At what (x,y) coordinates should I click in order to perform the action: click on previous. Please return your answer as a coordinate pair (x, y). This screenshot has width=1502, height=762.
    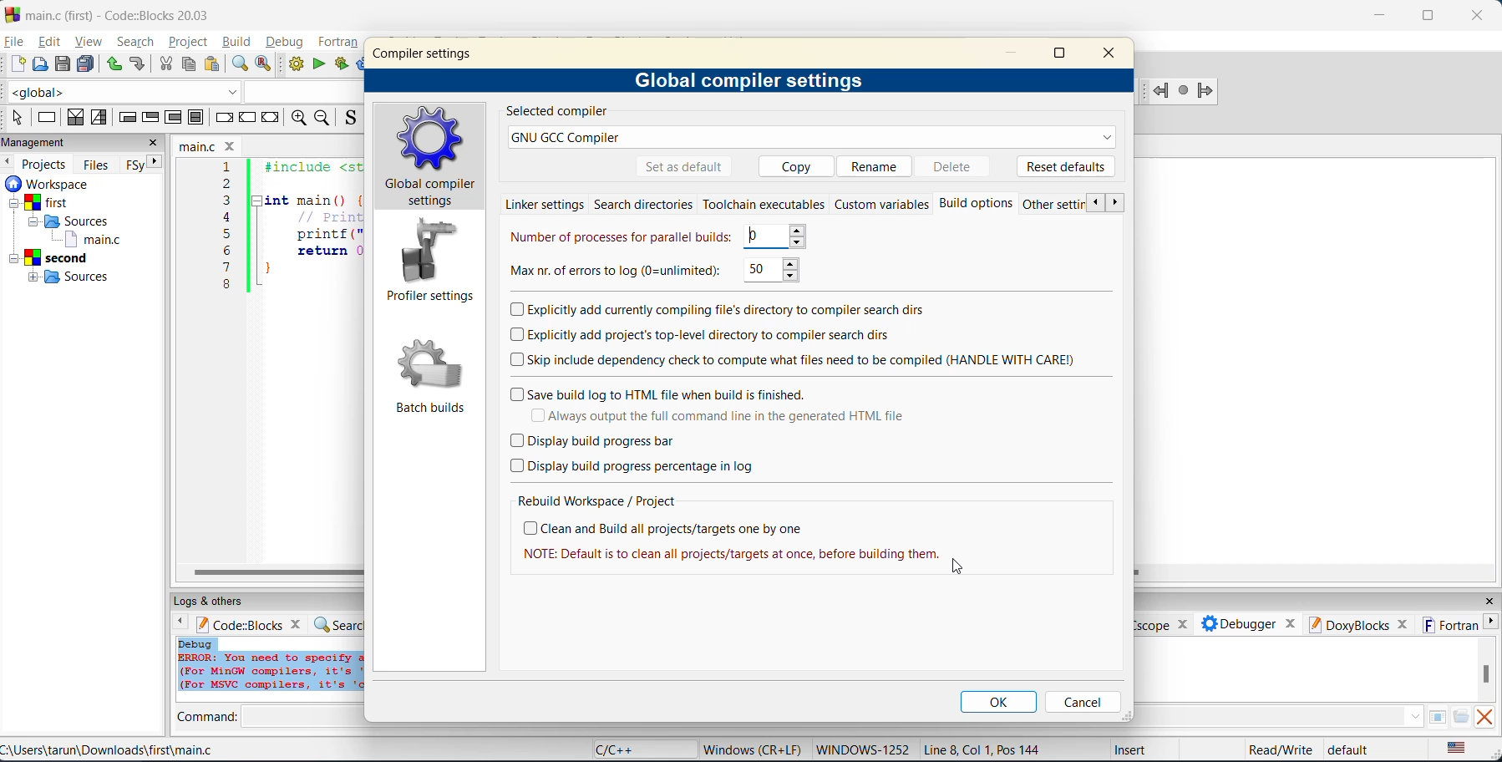
    Looking at the image, I should click on (1096, 203).